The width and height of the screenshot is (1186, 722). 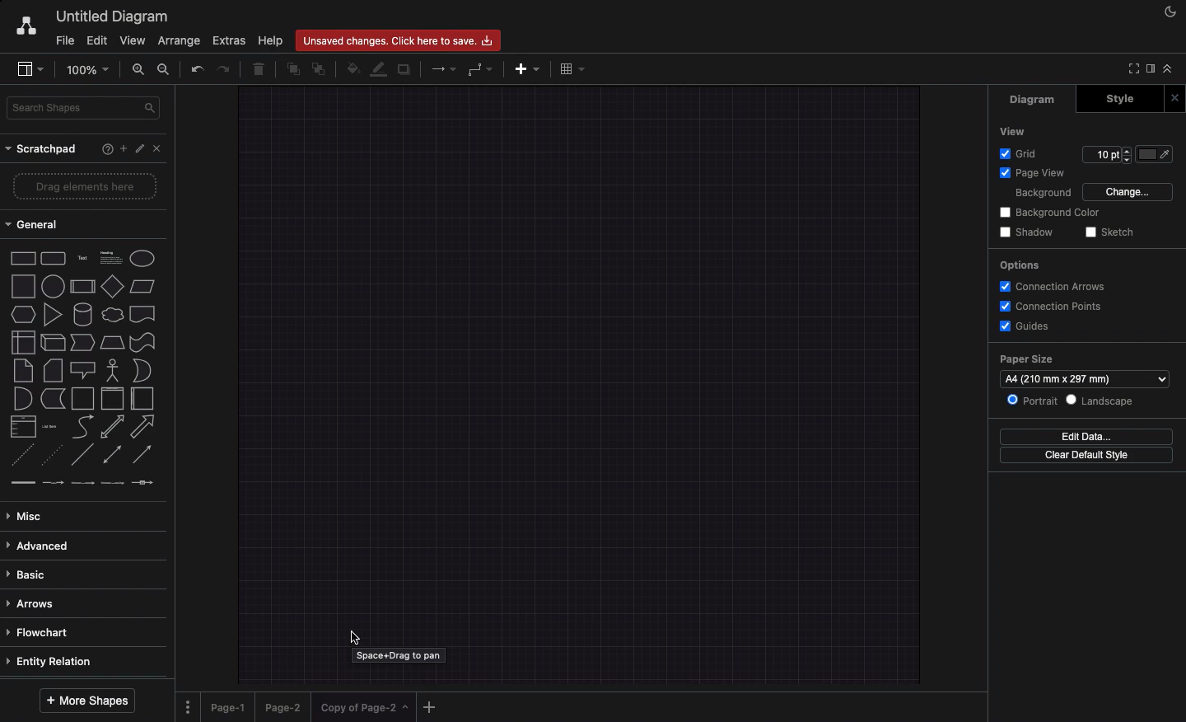 I want to click on Options, so click(x=186, y=706).